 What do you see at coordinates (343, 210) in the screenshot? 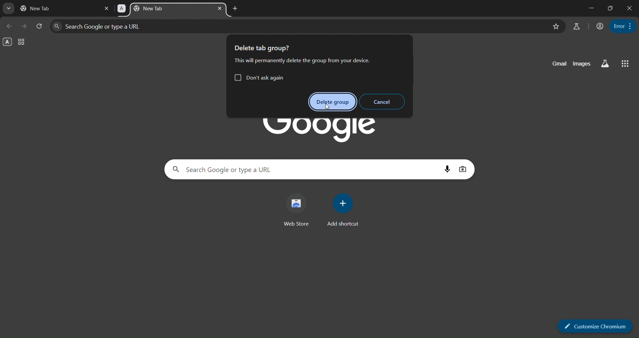
I see `add shortcut` at bounding box center [343, 210].